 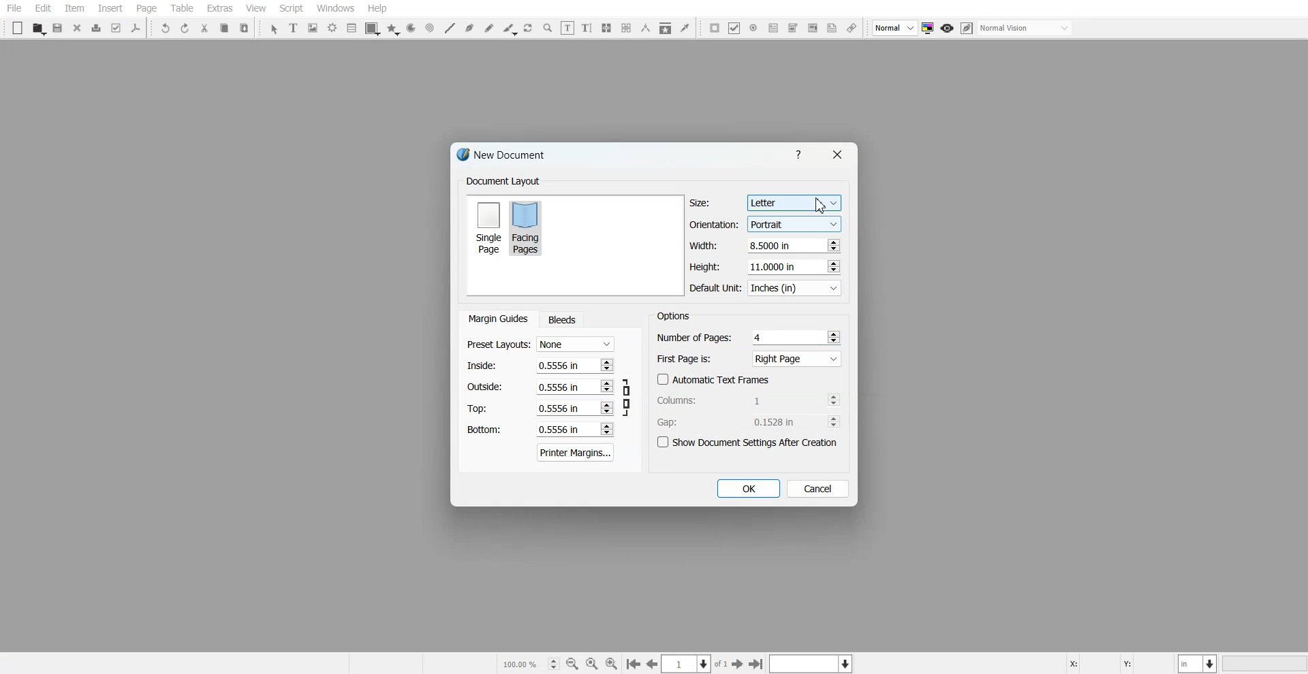 What do you see at coordinates (792, 28) in the screenshot?
I see `PDF Combo Box` at bounding box center [792, 28].